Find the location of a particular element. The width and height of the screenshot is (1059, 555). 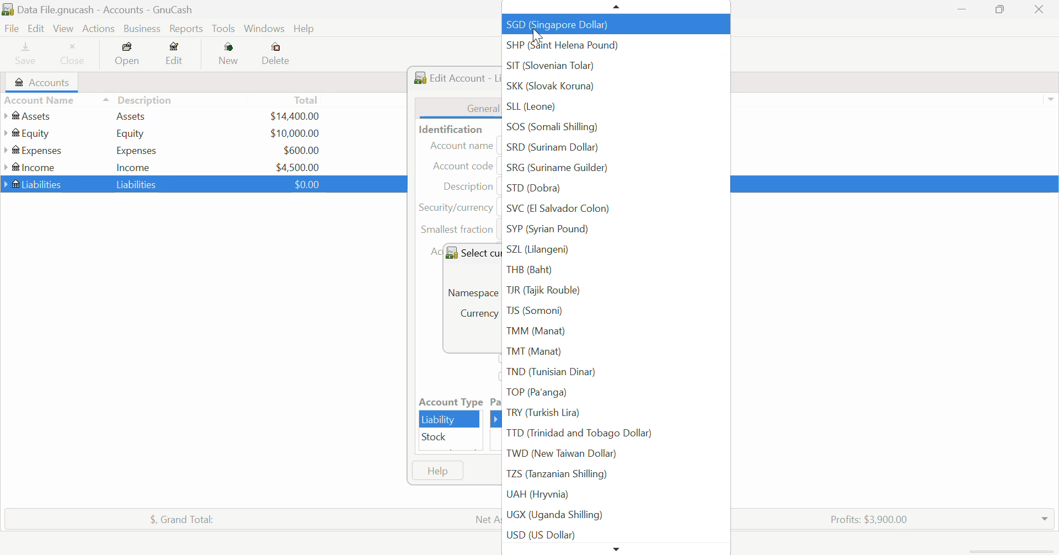

Currency is located at coordinates (456, 207).